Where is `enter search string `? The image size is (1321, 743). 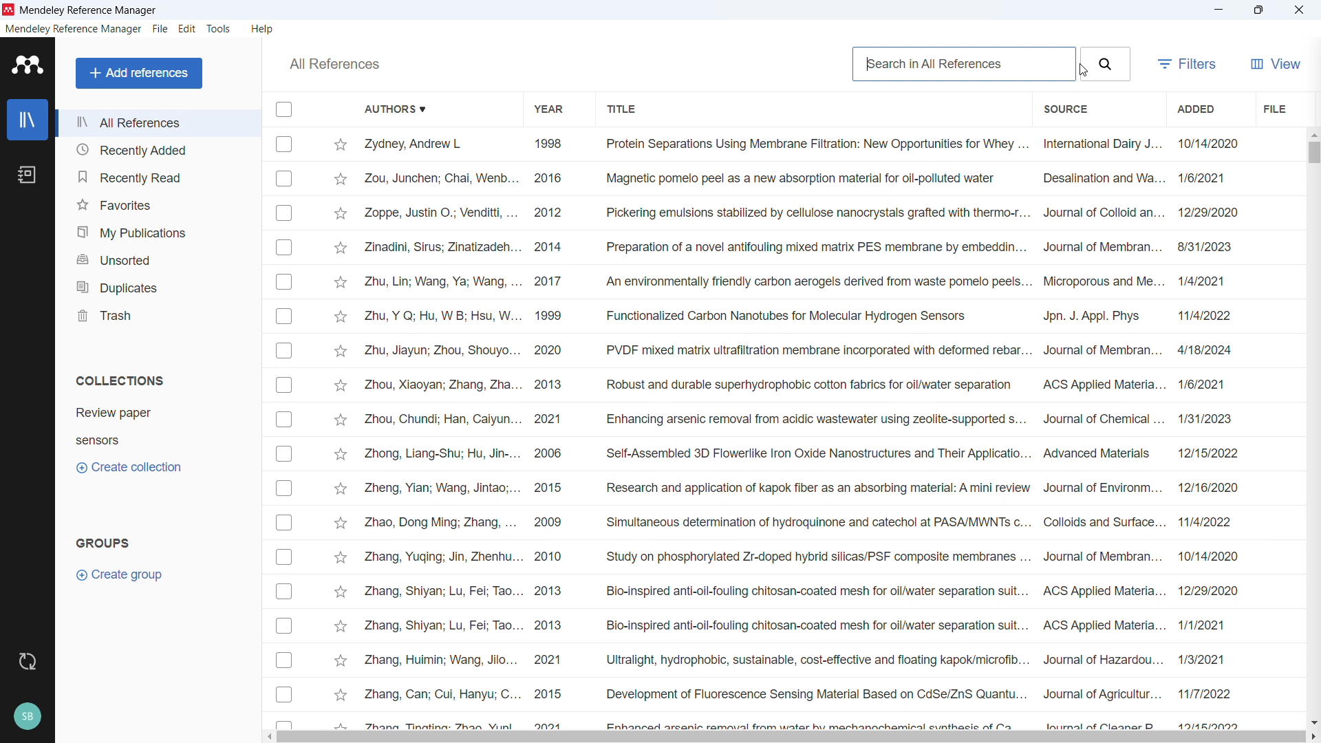 enter search string  is located at coordinates (965, 64).